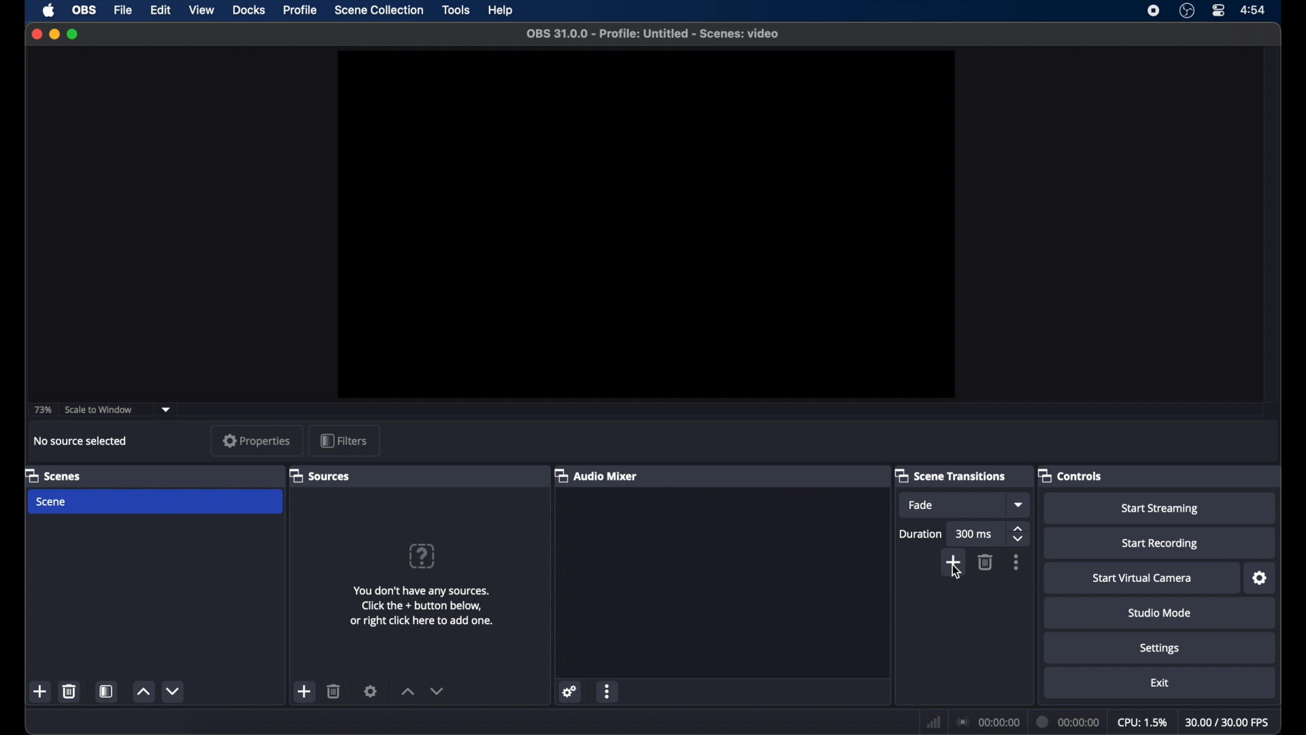 This screenshot has width=1306, height=735. Describe the element at coordinates (305, 691) in the screenshot. I see `add` at that location.